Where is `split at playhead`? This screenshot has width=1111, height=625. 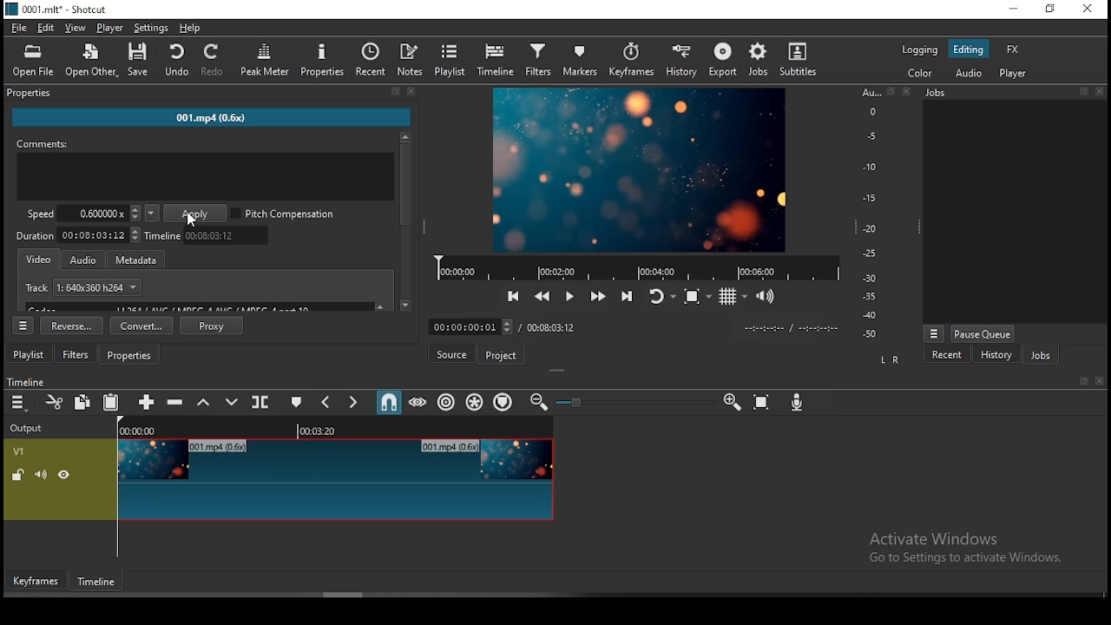 split at playhead is located at coordinates (260, 403).